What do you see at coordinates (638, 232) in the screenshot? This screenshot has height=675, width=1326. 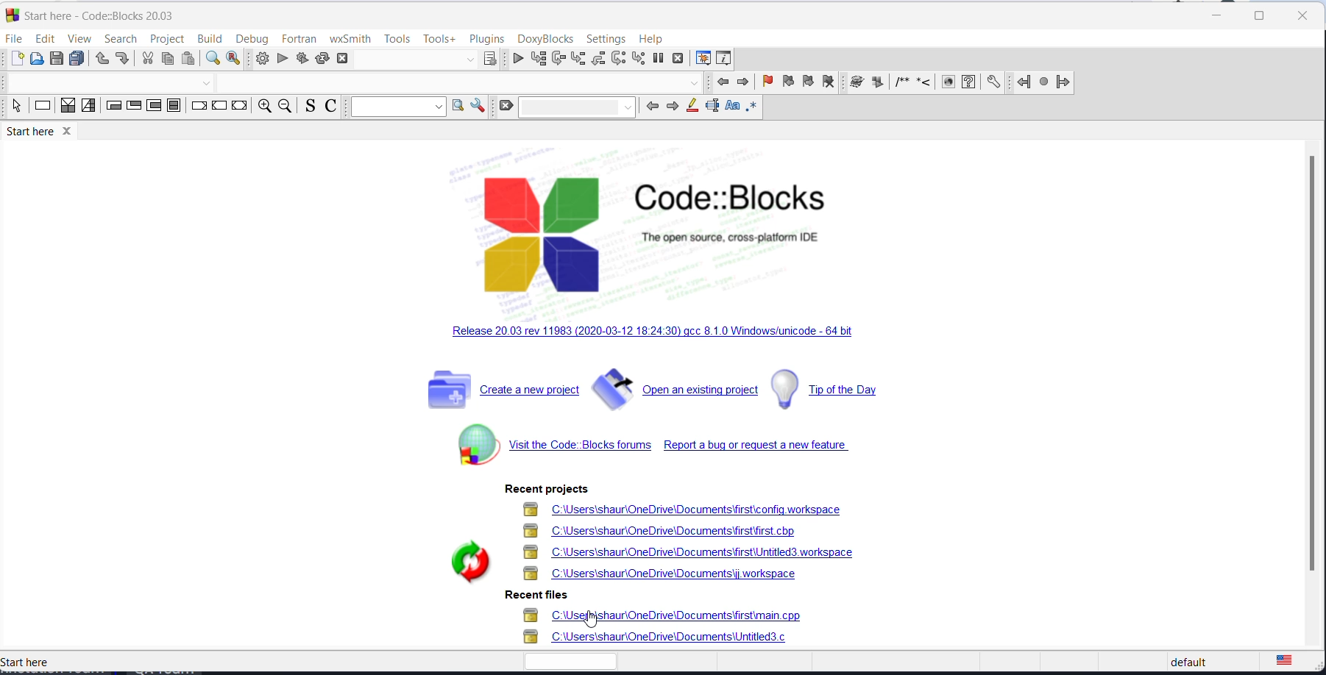 I see `codeblock logo` at bounding box center [638, 232].